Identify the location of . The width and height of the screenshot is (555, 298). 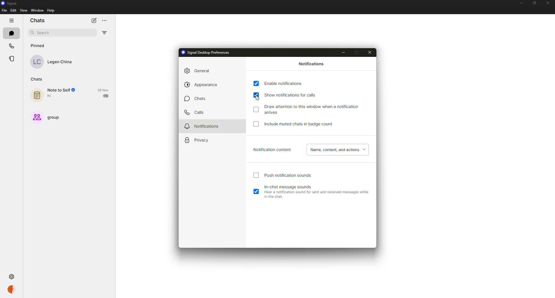
(257, 109).